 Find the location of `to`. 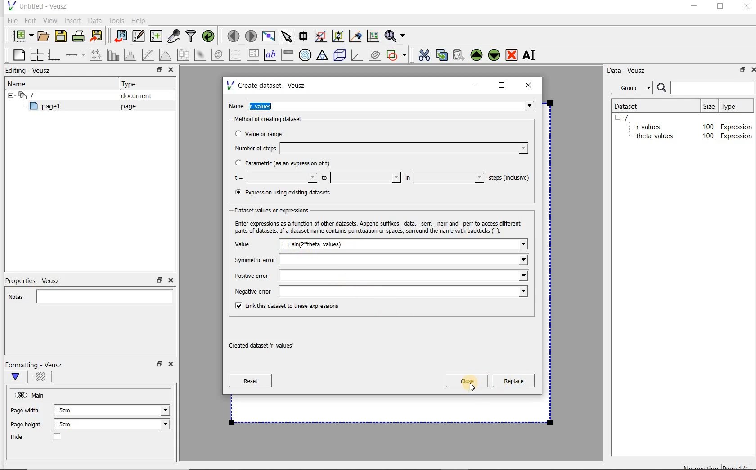

to is located at coordinates (360, 177).